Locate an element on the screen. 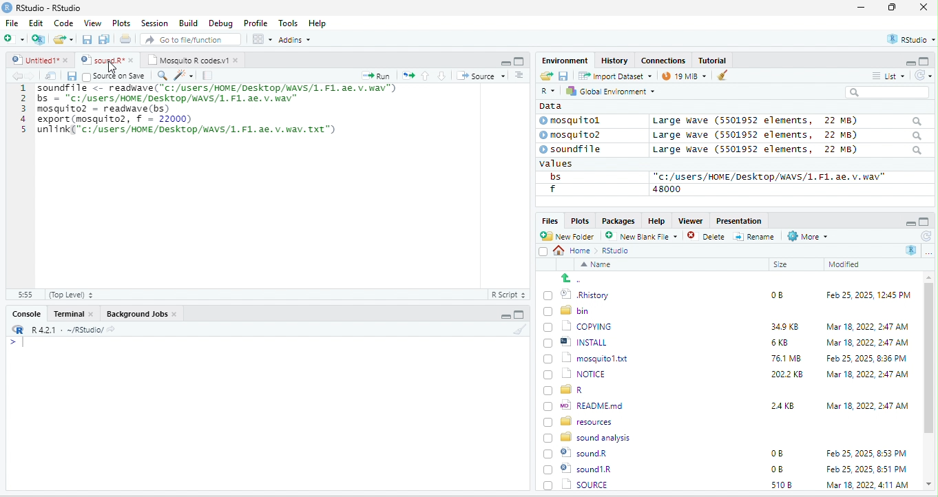  + Source + is located at coordinates (481, 75).